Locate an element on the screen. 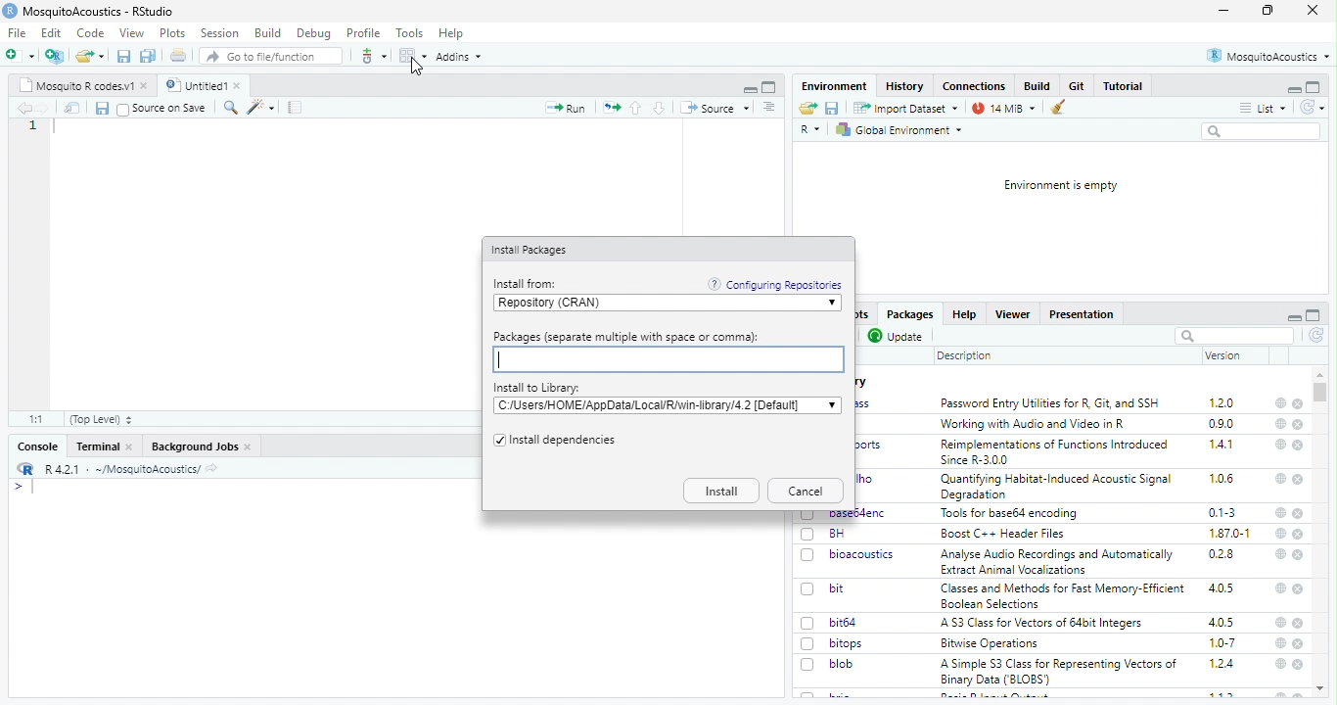 The image size is (1337, 705). save is located at coordinates (102, 109).